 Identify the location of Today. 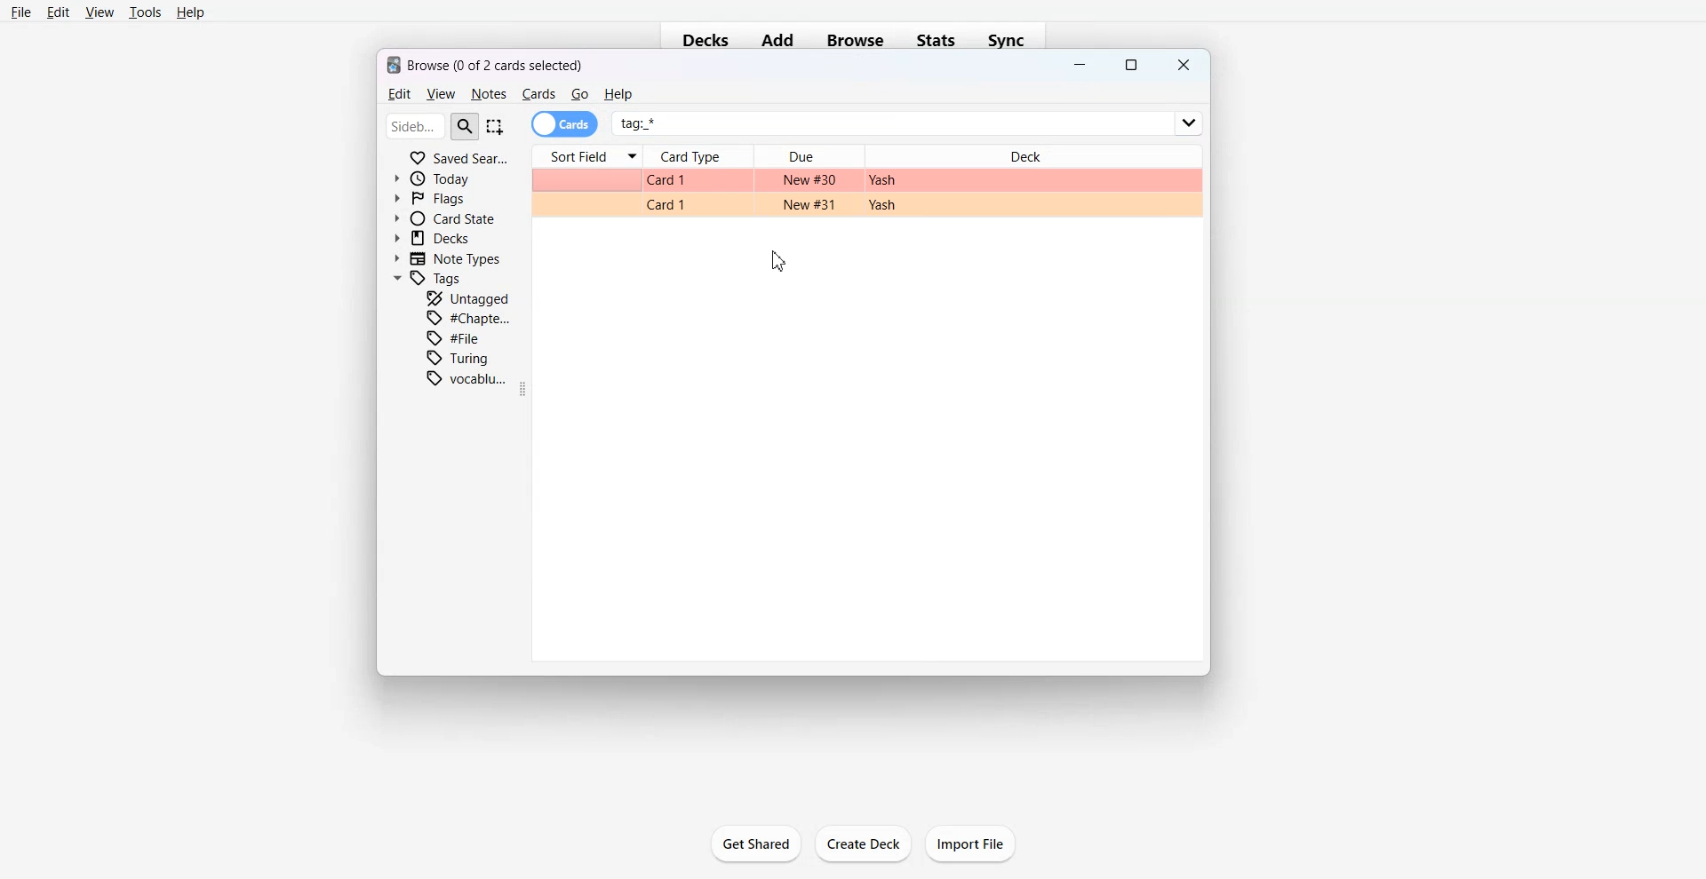
(436, 178).